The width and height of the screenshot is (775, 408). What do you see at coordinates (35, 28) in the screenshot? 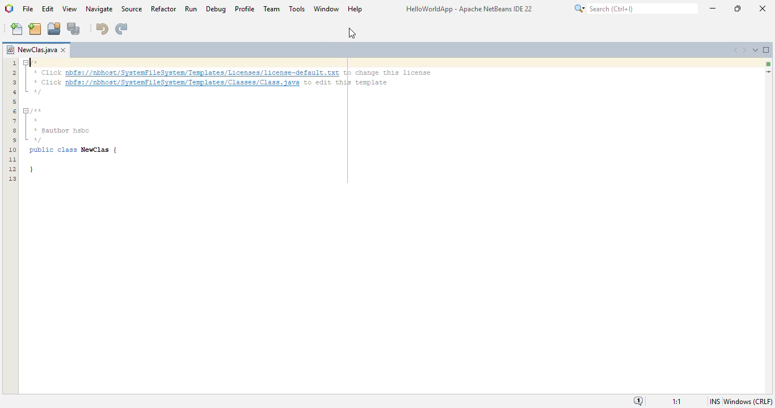
I see `new project` at bounding box center [35, 28].